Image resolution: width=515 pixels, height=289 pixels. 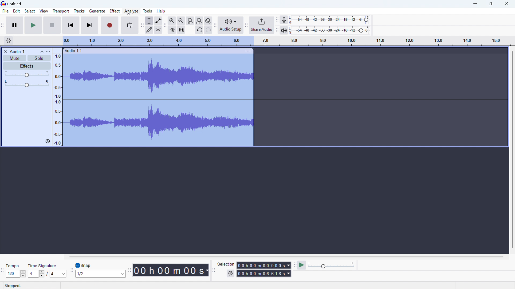 What do you see at coordinates (27, 66) in the screenshot?
I see `effect` at bounding box center [27, 66].